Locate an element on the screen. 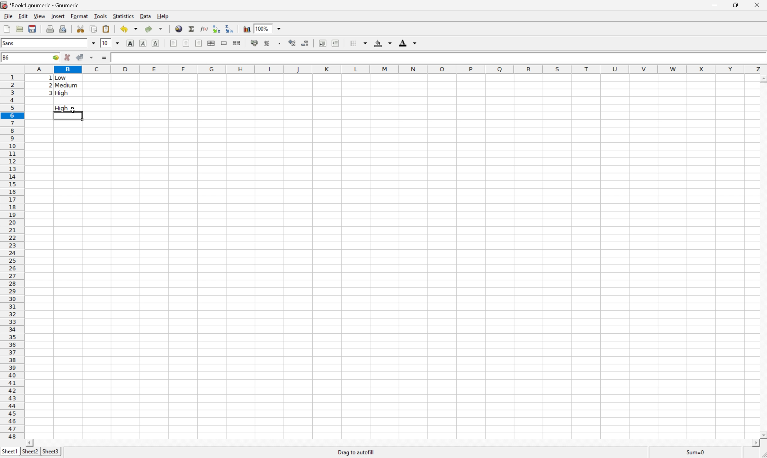 This screenshot has height=458, width=767. Sort the selected region in descending order based on the first column selected is located at coordinates (231, 30).